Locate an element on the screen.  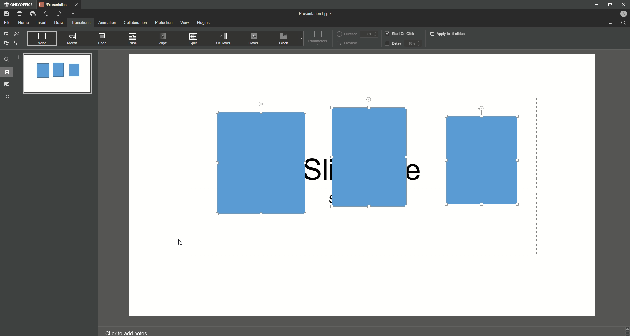
Close is located at coordinates (620, 4).